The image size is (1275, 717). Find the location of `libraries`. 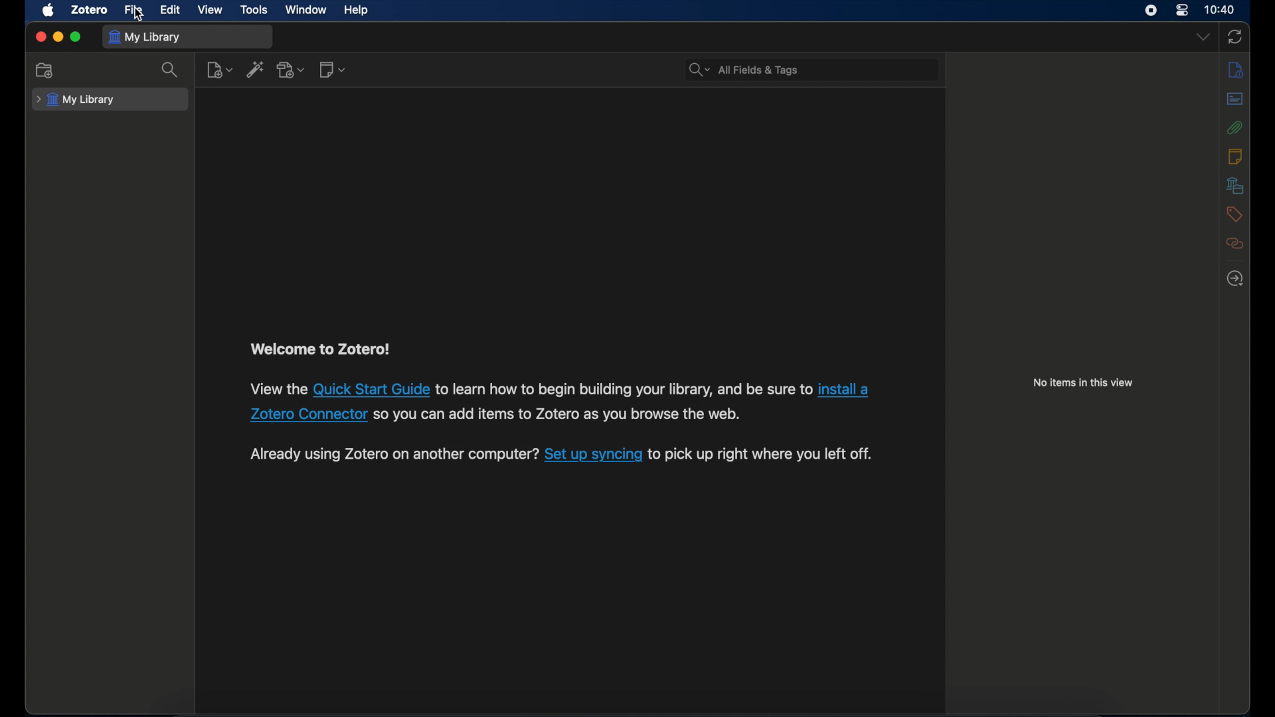

libraries is located at coordinates (1232, 185).